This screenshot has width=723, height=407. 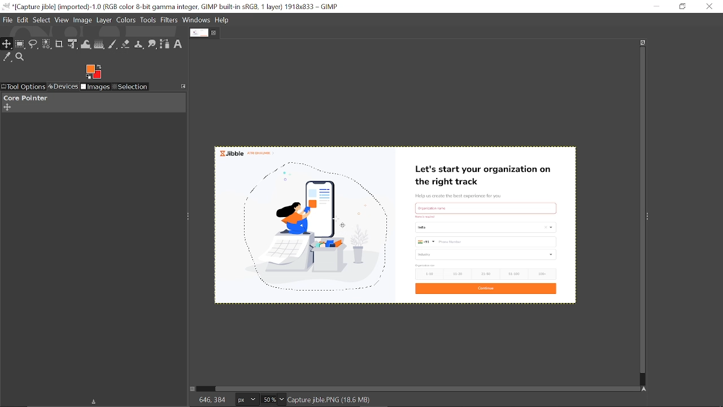 I want to click on Layer, so click(x=104, y=21).